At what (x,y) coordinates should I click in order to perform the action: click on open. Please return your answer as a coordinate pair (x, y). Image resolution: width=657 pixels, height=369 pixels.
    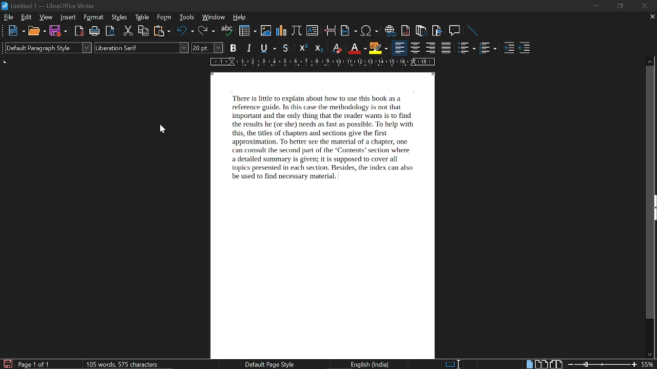
    Looking at the image, I should click on (36, 31).